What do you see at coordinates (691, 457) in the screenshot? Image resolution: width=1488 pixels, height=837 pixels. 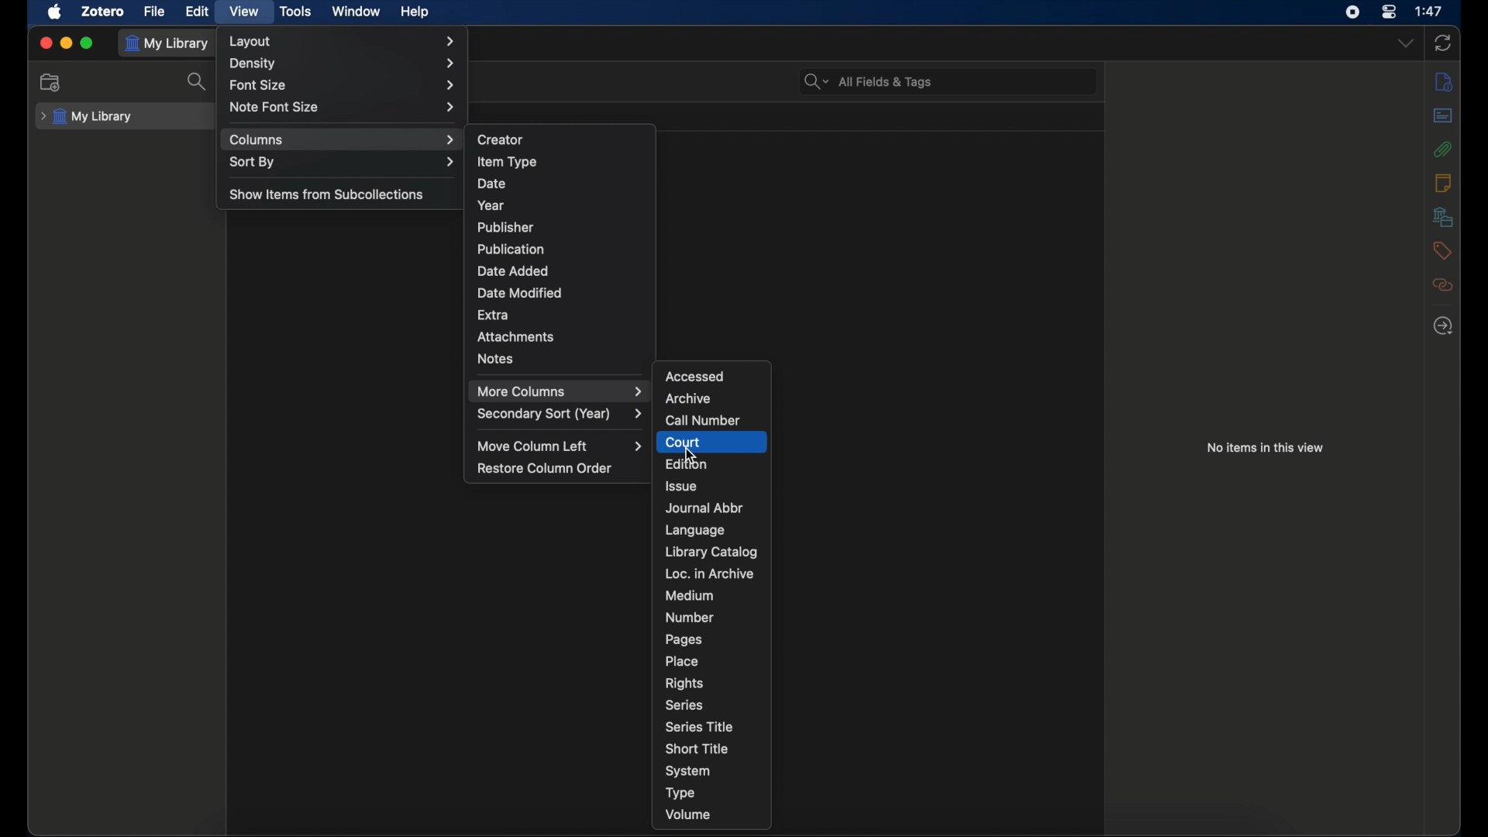 I see `Cursor` at bounding box center [691, 457].